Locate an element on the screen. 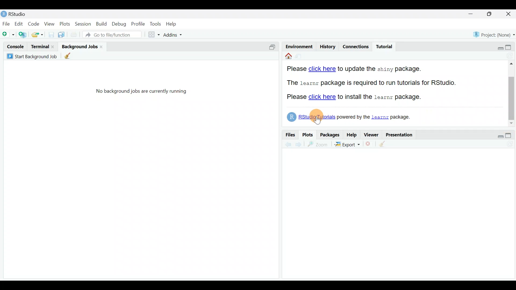 The image size is (516, 290). Zoom is located at coordinates (317, 144).